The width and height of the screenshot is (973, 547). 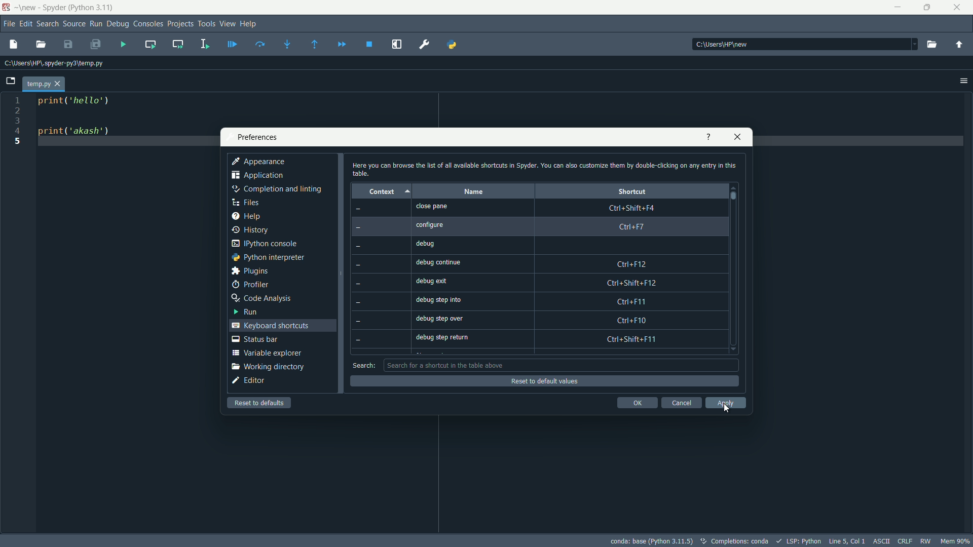 What do you see at coordinates (122, 44) in the screenshot?
I see `run file` at bounding box center [122, 44].